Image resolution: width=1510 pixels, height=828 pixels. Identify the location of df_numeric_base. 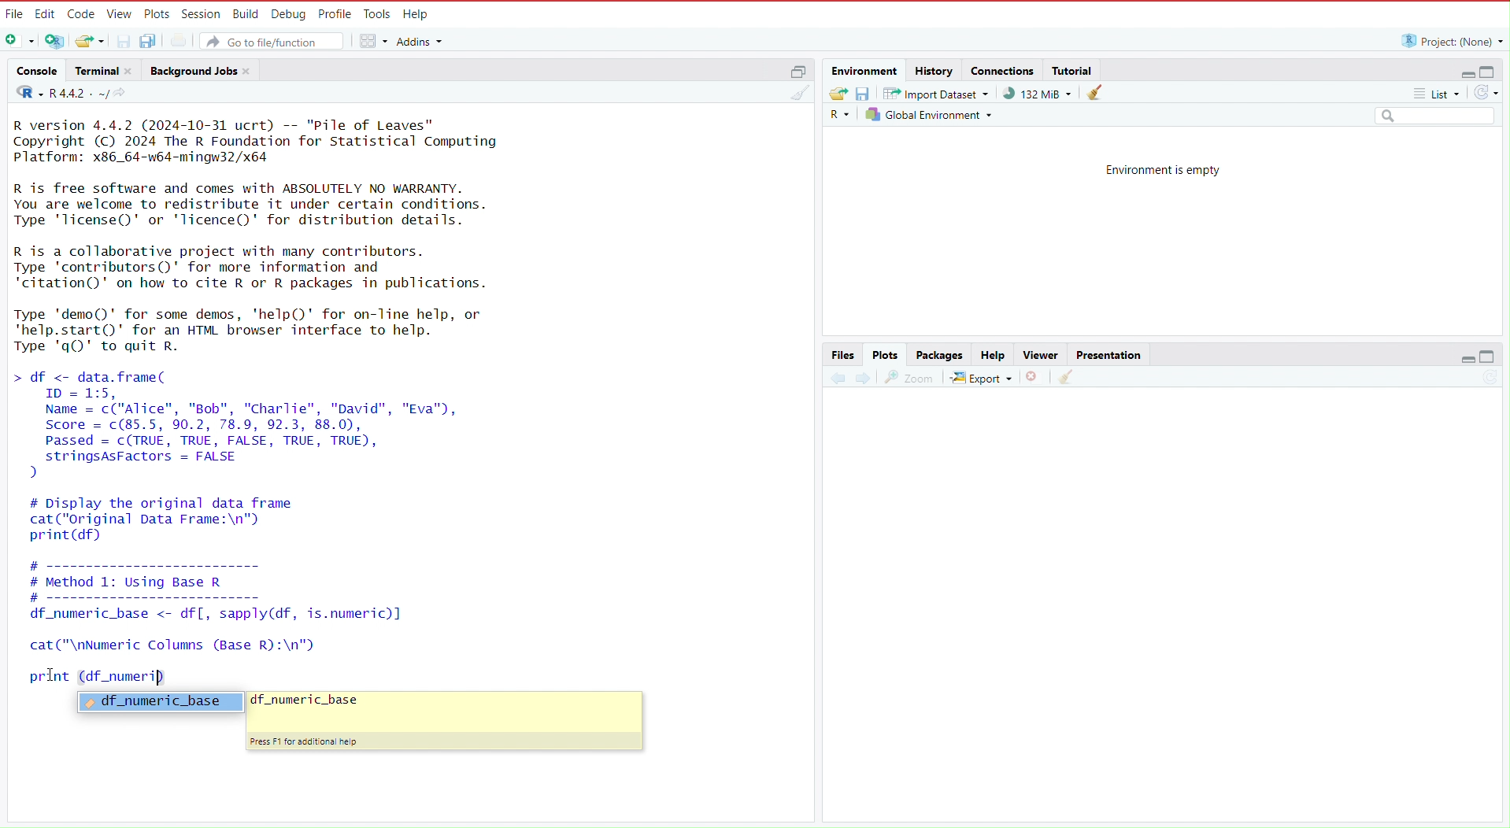
(313, 700).